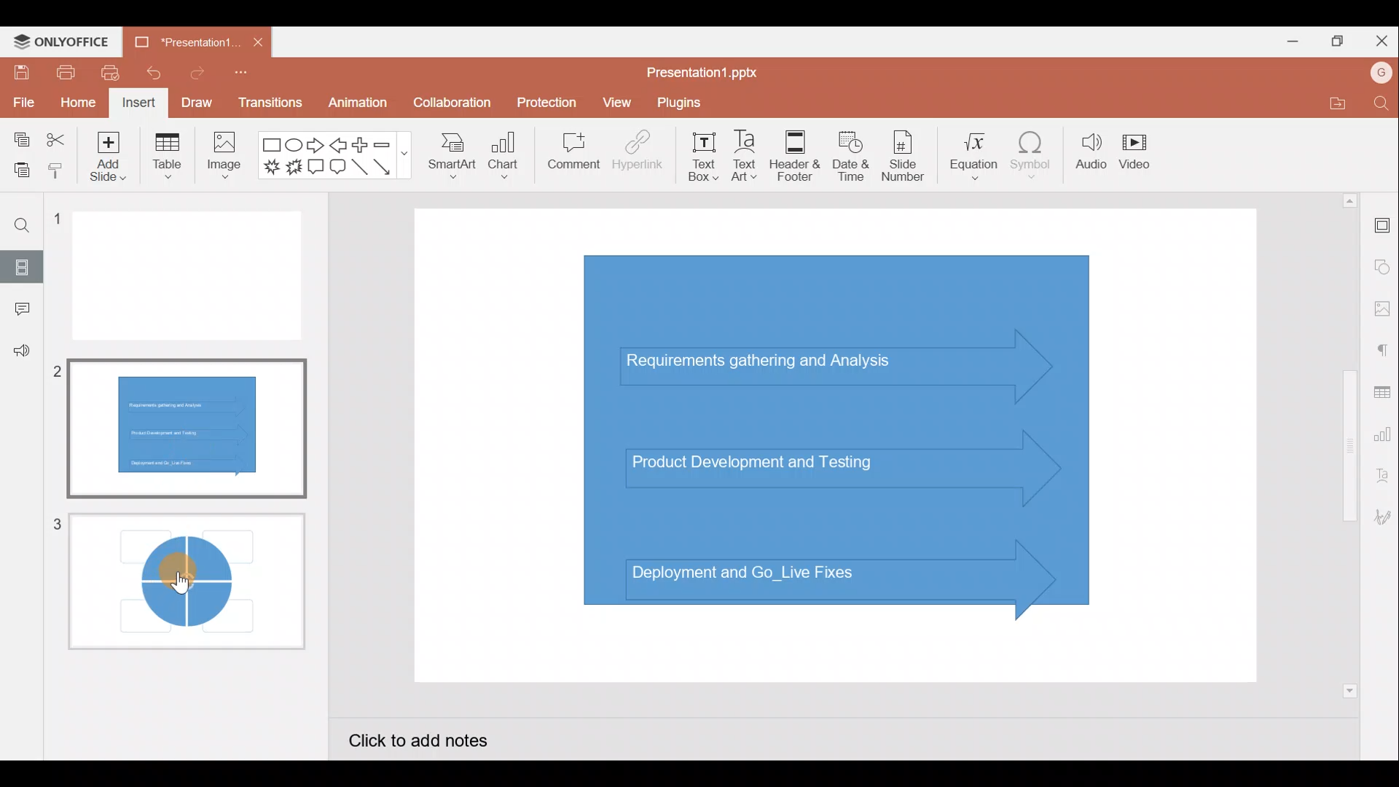 The image size is (1399, 787). I want to click on View, so click(616, 104).